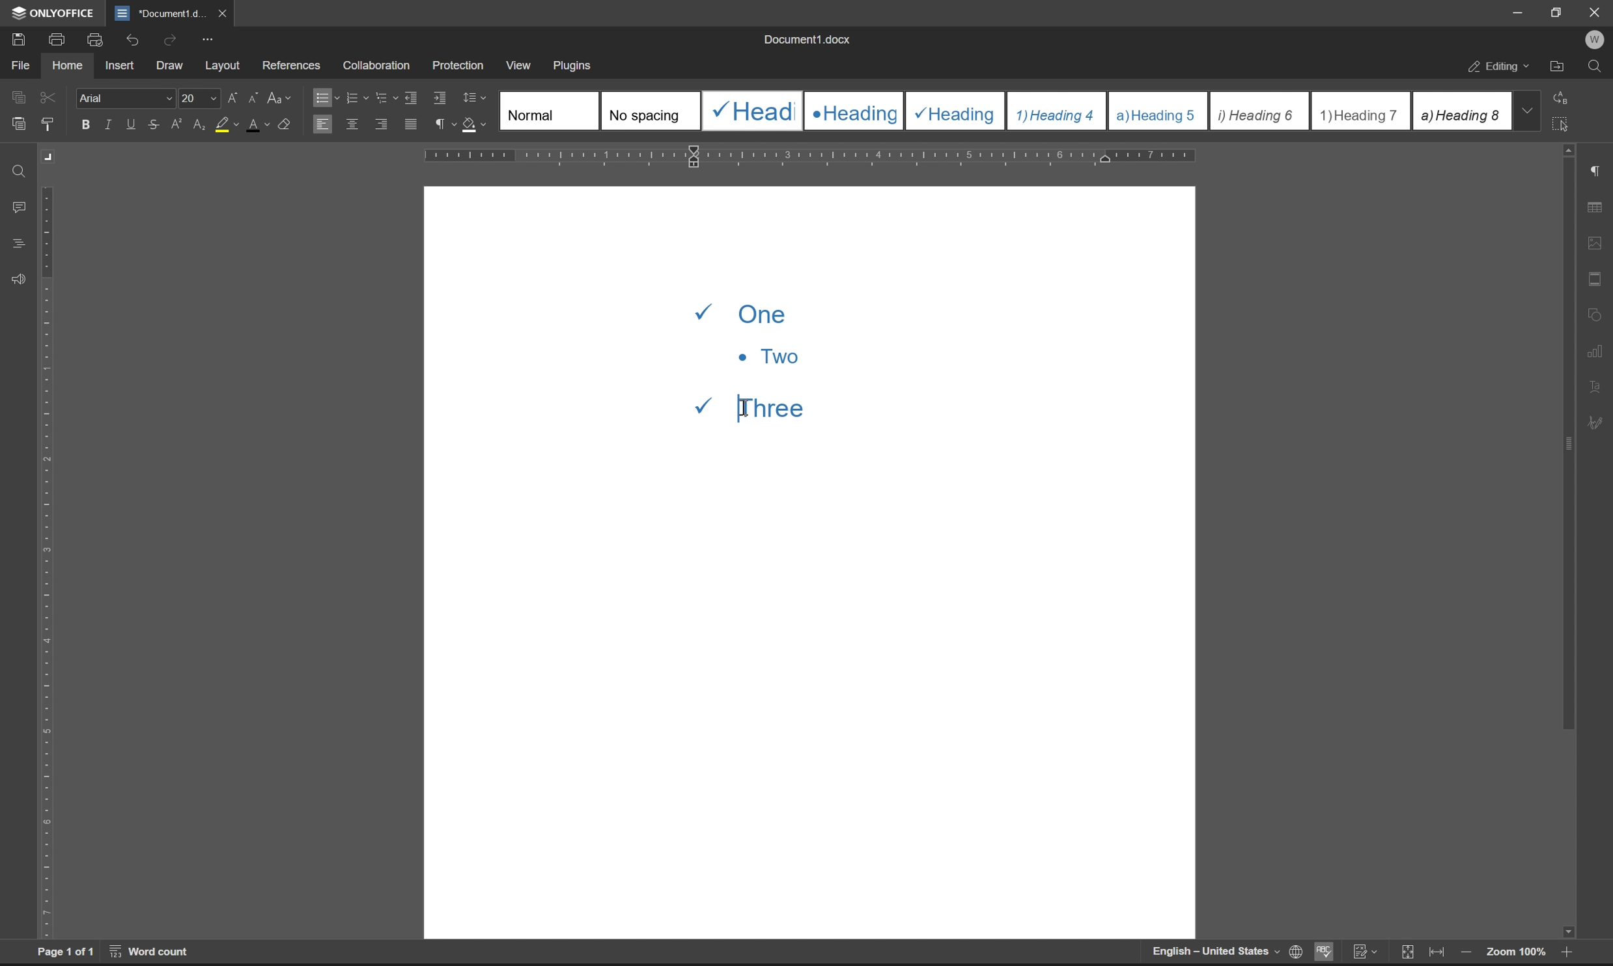 Image resolution: width=1613 pixels, height=966 pixels. What do you see at coordinates (1564, 123) in the screenshot?
I see `select all` at bounding box center [1564, 123].